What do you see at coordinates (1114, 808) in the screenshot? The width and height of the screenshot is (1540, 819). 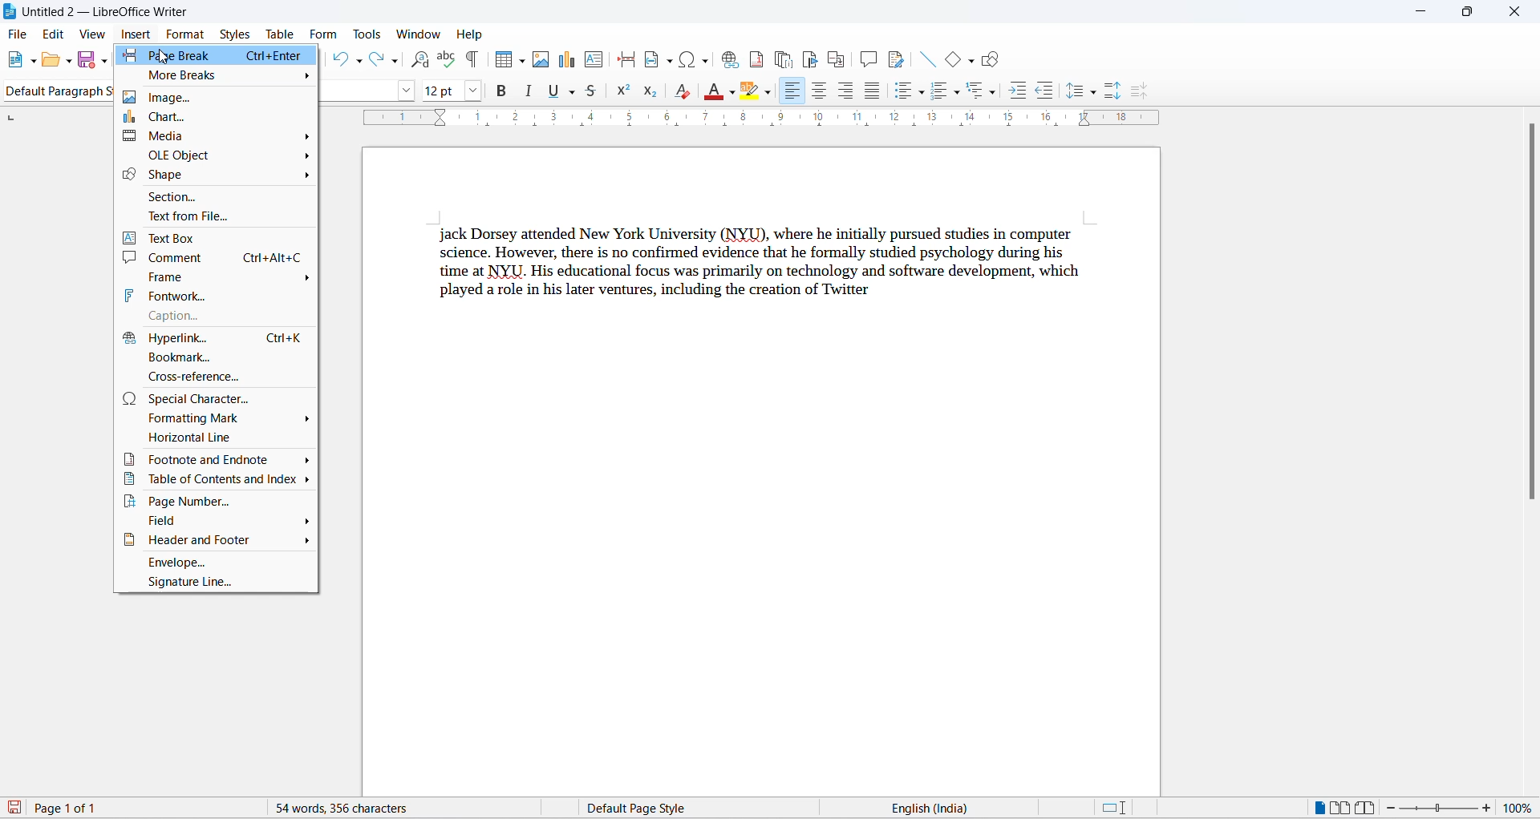 I see `standard selection` at bounding box center [1114, 808].